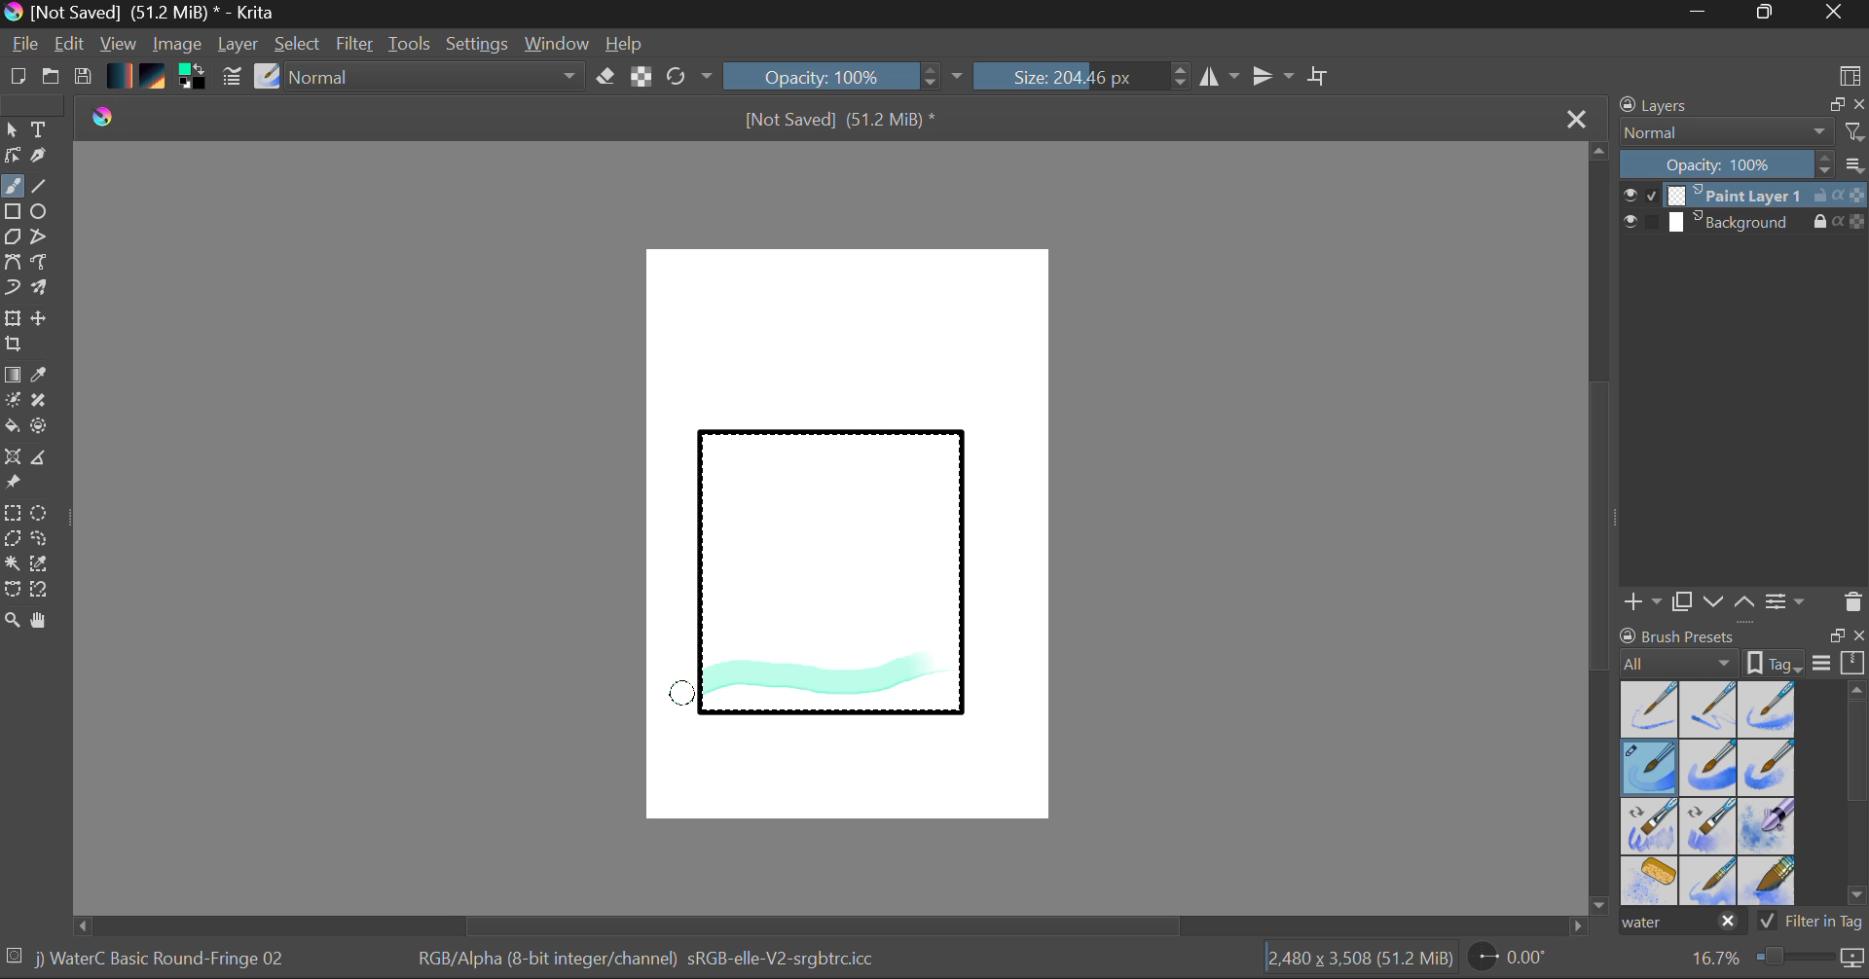  Describe the element at coordinates (46, 624) in the screenshot. I see `Pan` at that location.